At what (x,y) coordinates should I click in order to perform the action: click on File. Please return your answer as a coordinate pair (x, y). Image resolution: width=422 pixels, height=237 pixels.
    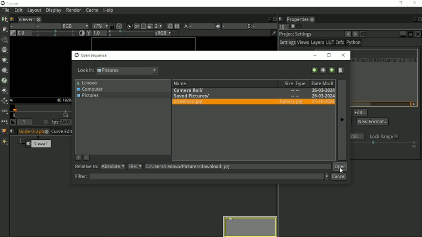
    Looking at the image, I should click on (5, 10).